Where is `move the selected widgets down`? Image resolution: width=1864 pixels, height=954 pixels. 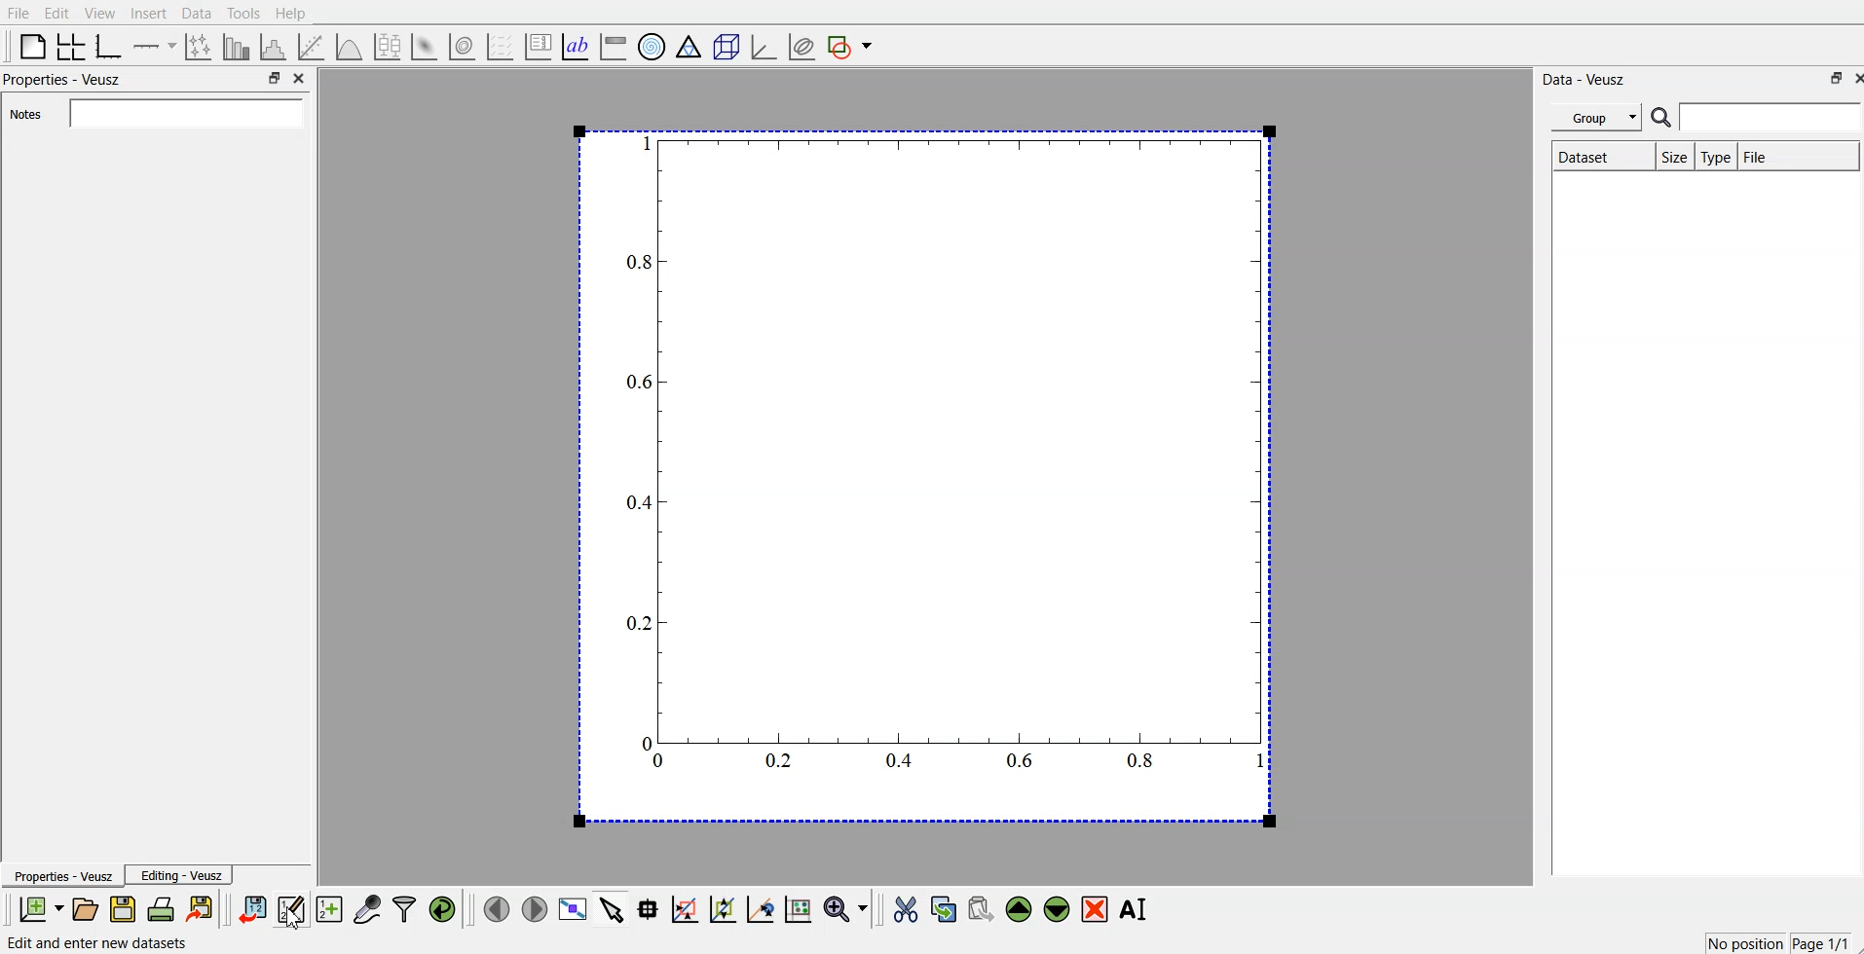 move the selected widgets down is located at coordinates (1057, 909).